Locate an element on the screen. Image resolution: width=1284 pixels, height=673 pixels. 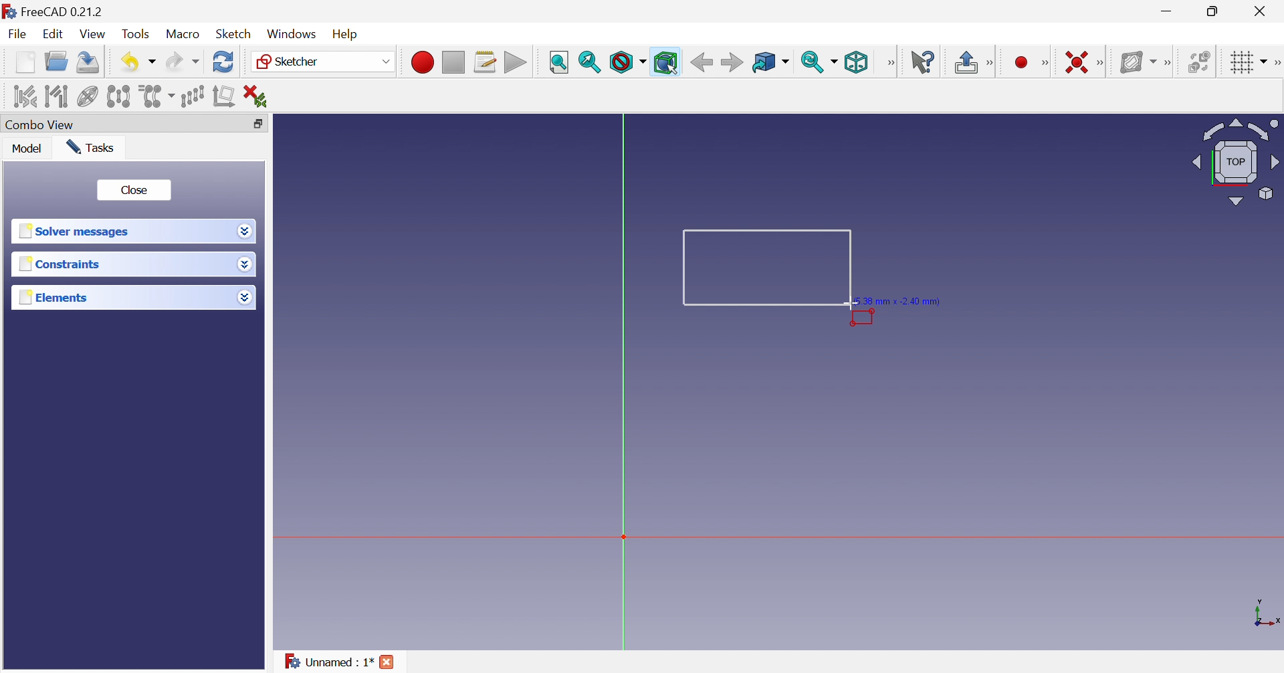
Forward is located at coordinates (732, 63).